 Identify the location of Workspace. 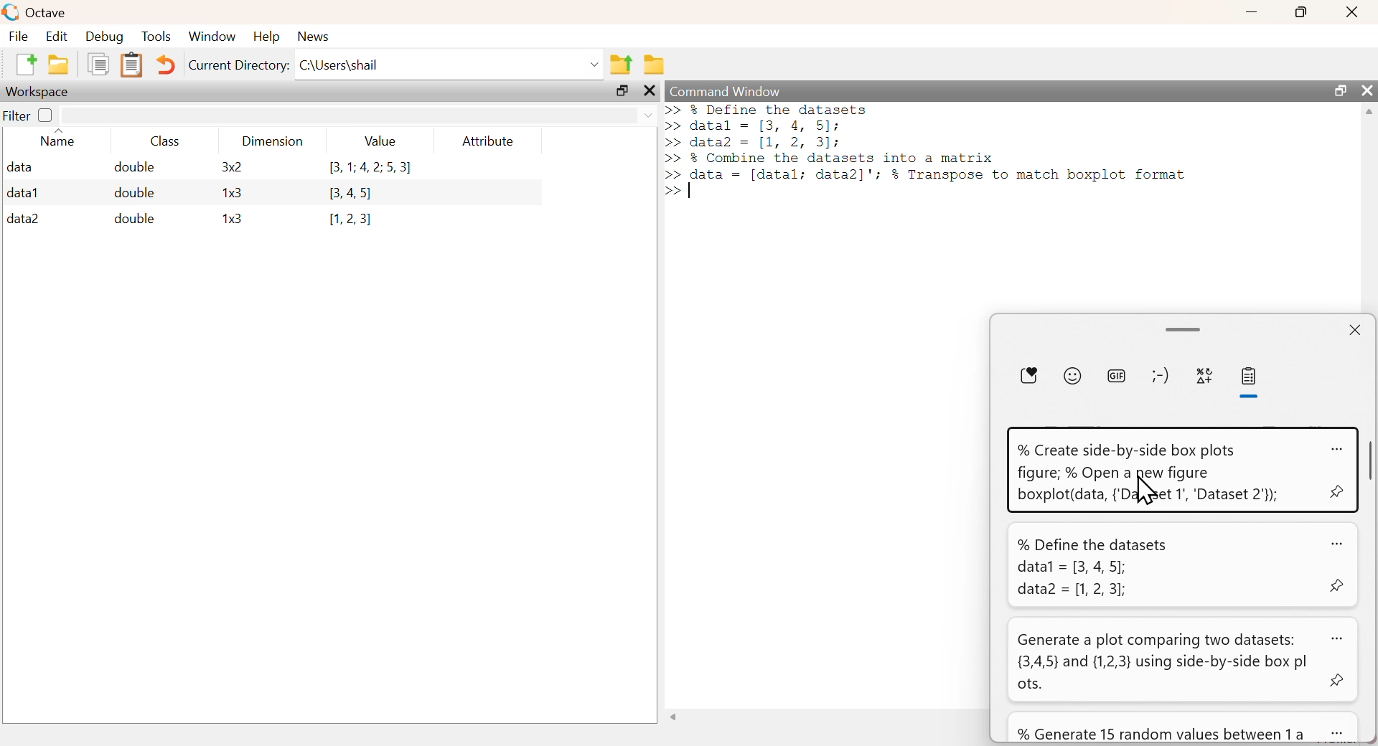
(39, 92).